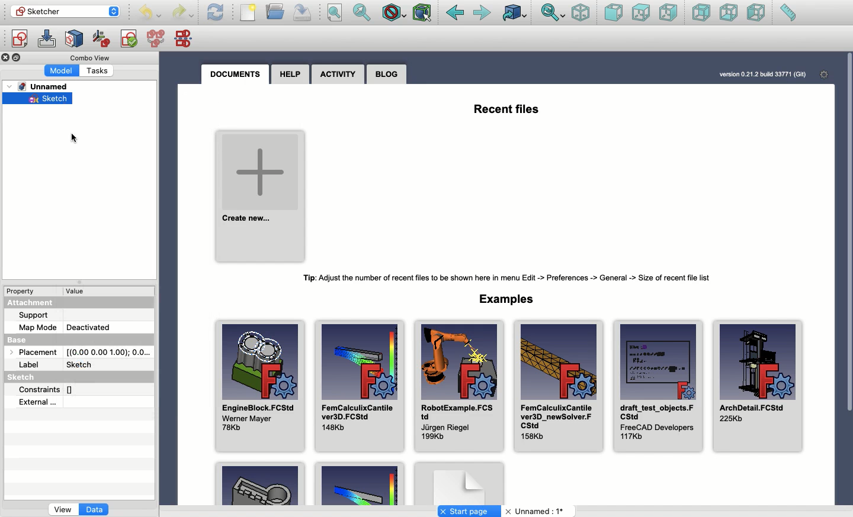 This screenshot has height=517, width=853. I want to click on Sketch, so click(39, 100).